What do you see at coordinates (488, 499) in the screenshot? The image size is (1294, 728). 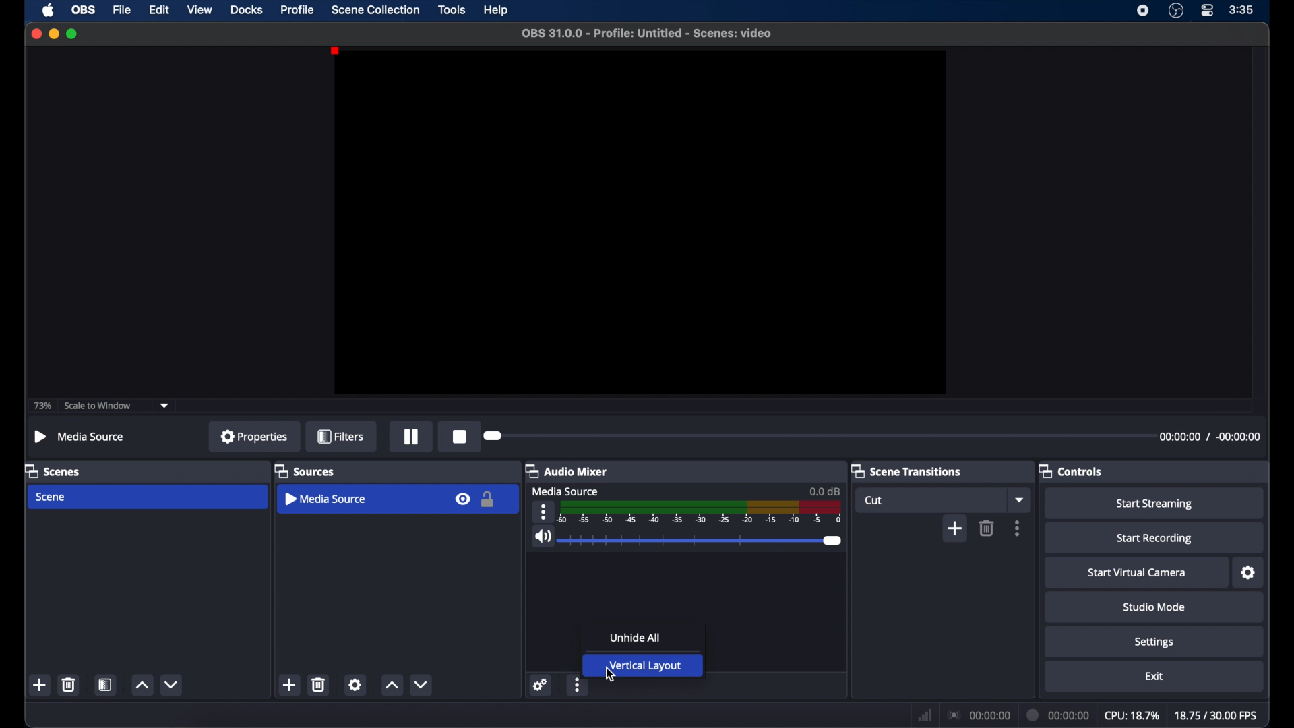 I see `lock icon` at bounding box center [488, 499].